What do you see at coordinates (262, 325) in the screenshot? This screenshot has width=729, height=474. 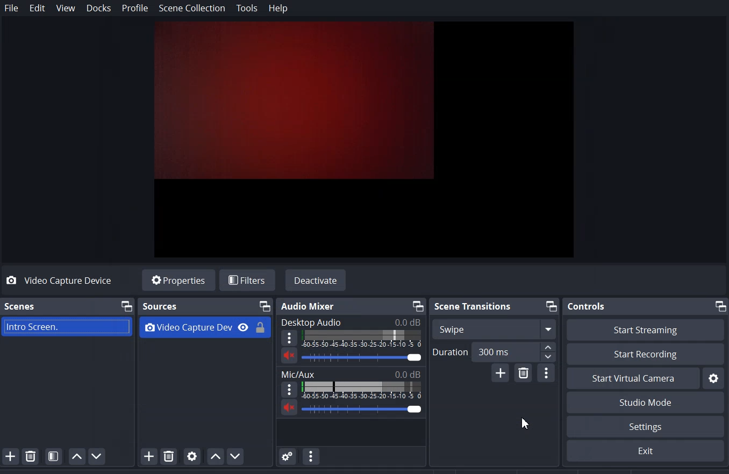 I see `Locak` at bounding box center [262, 325].